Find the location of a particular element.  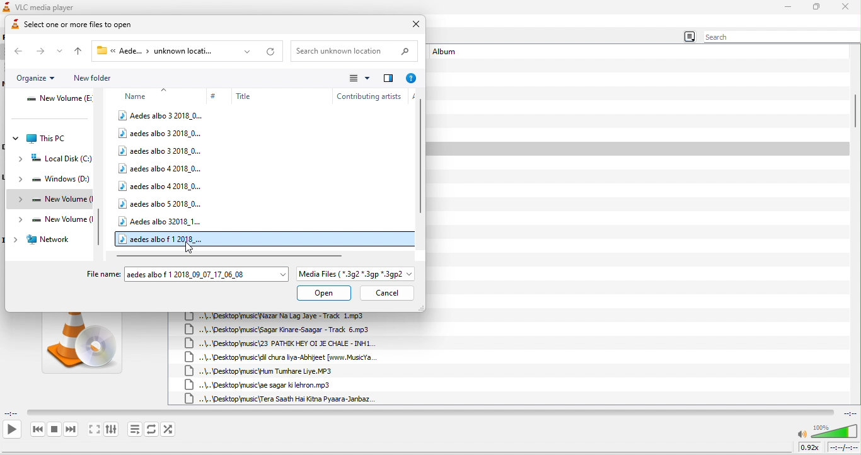

forward is located at coordinates (41, 50).